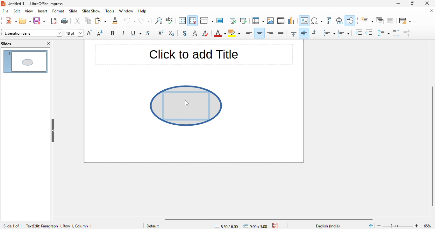 This screenshot has width=435, height=229. I want to click on slide show, so click(91, 12).